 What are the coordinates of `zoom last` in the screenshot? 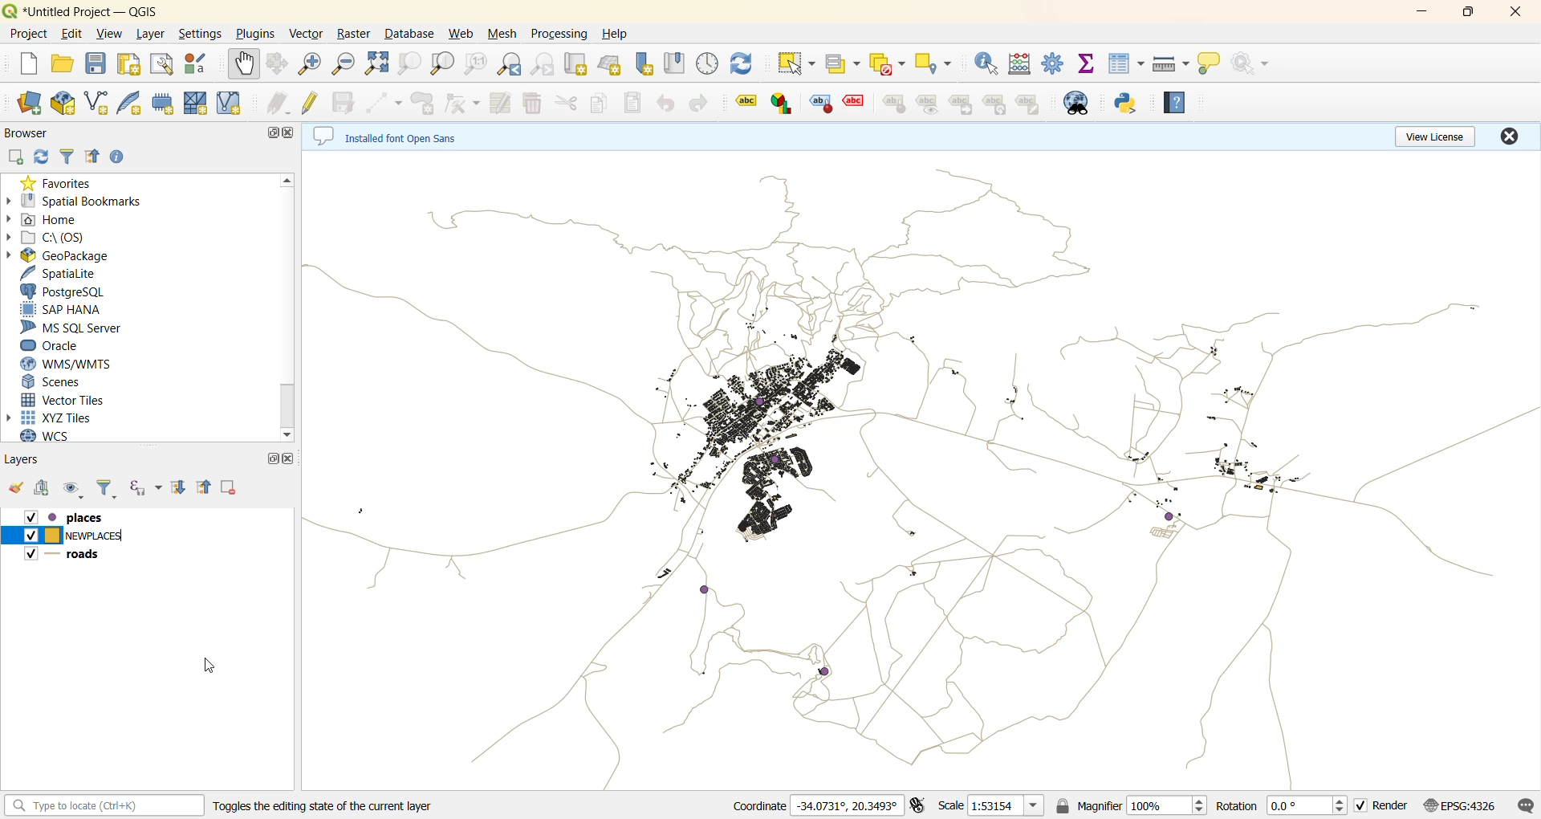 It's located at (511, 64).